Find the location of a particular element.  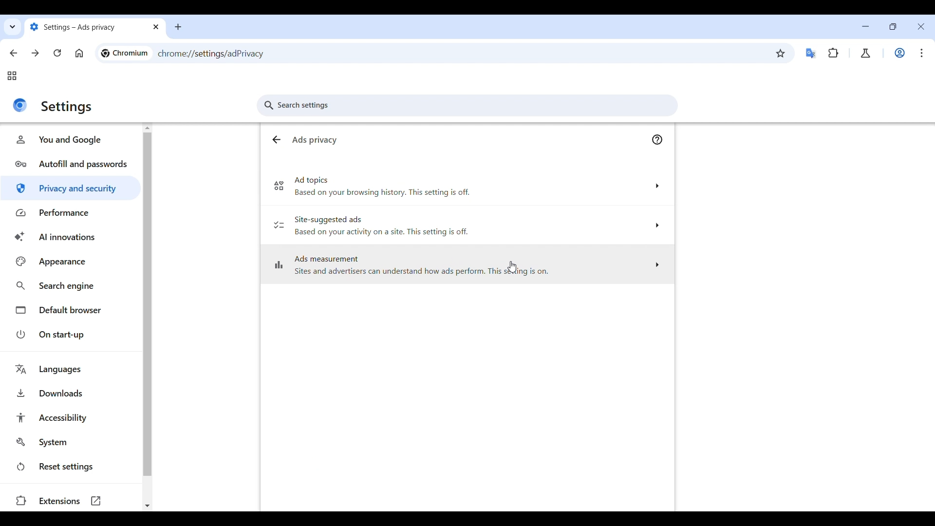

Work is located at coordinates (900, 53).